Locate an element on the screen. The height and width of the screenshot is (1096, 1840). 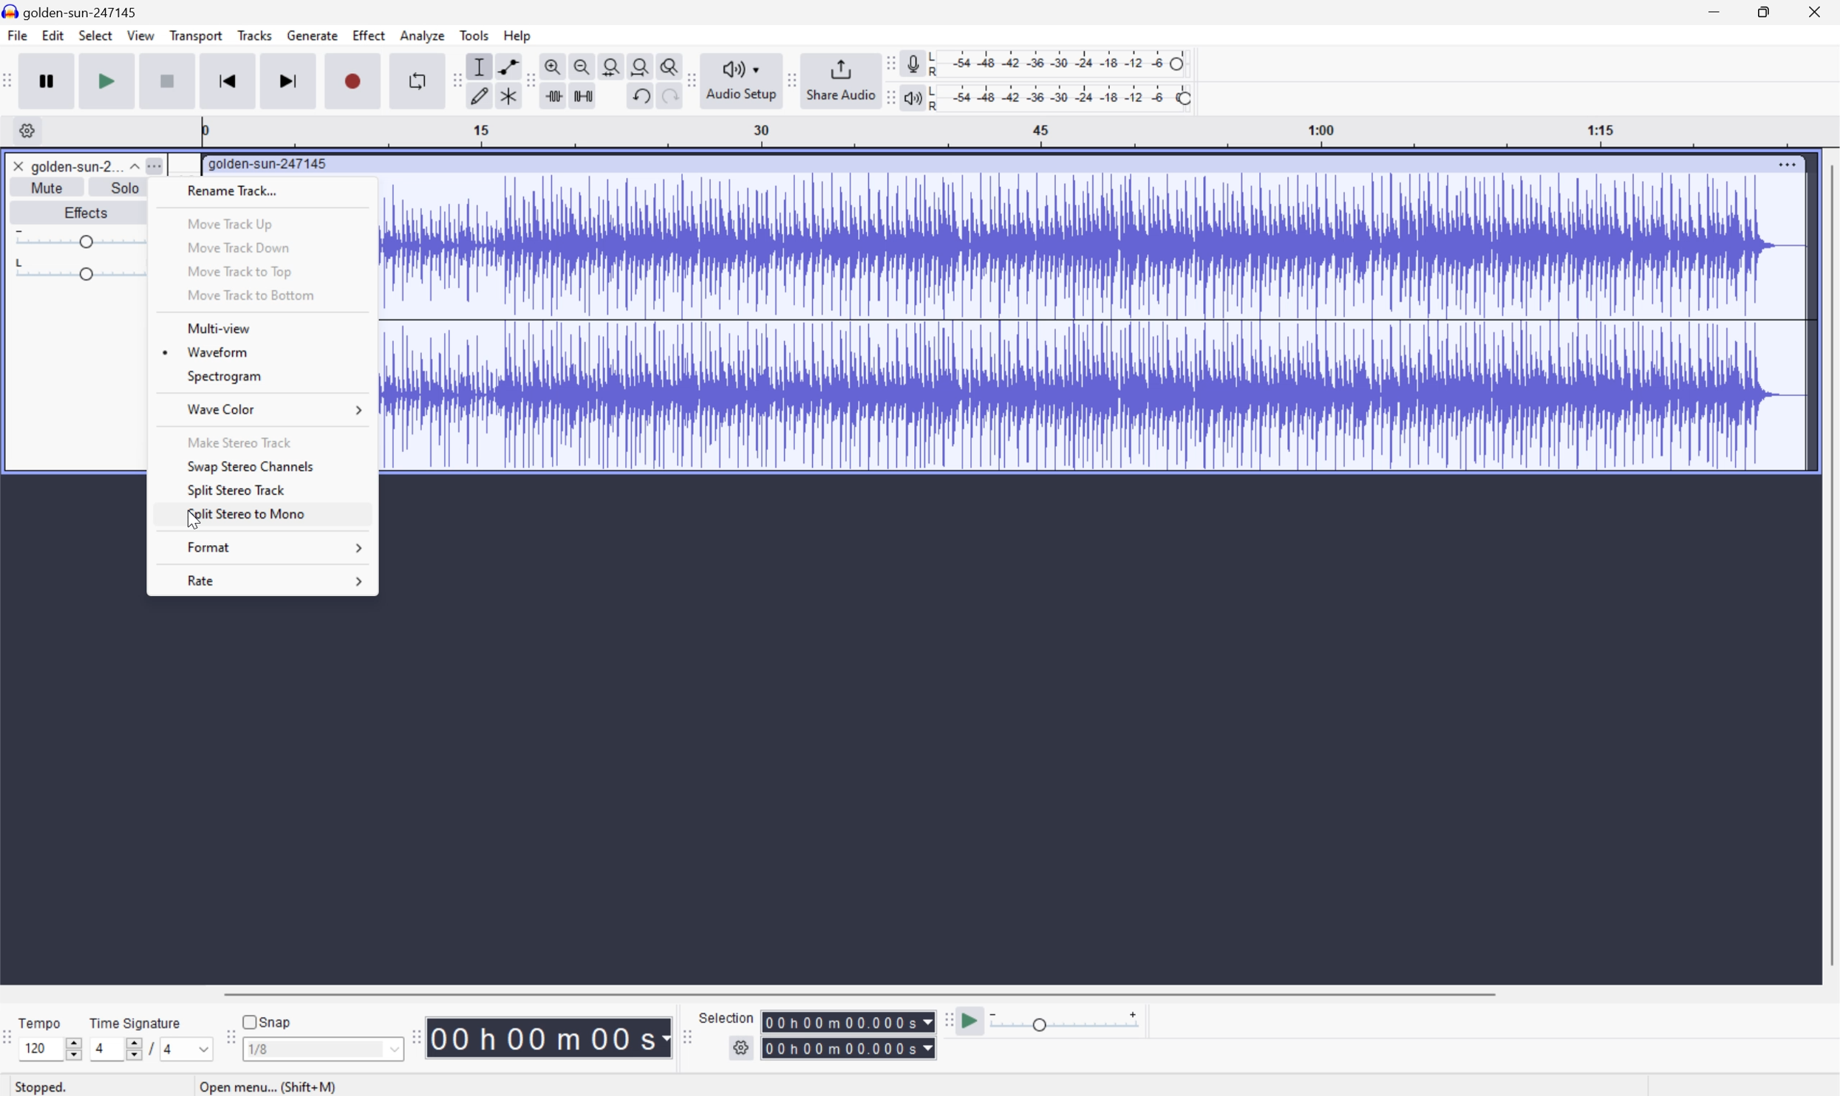
Multi-view is located at coordinates (217, 327).